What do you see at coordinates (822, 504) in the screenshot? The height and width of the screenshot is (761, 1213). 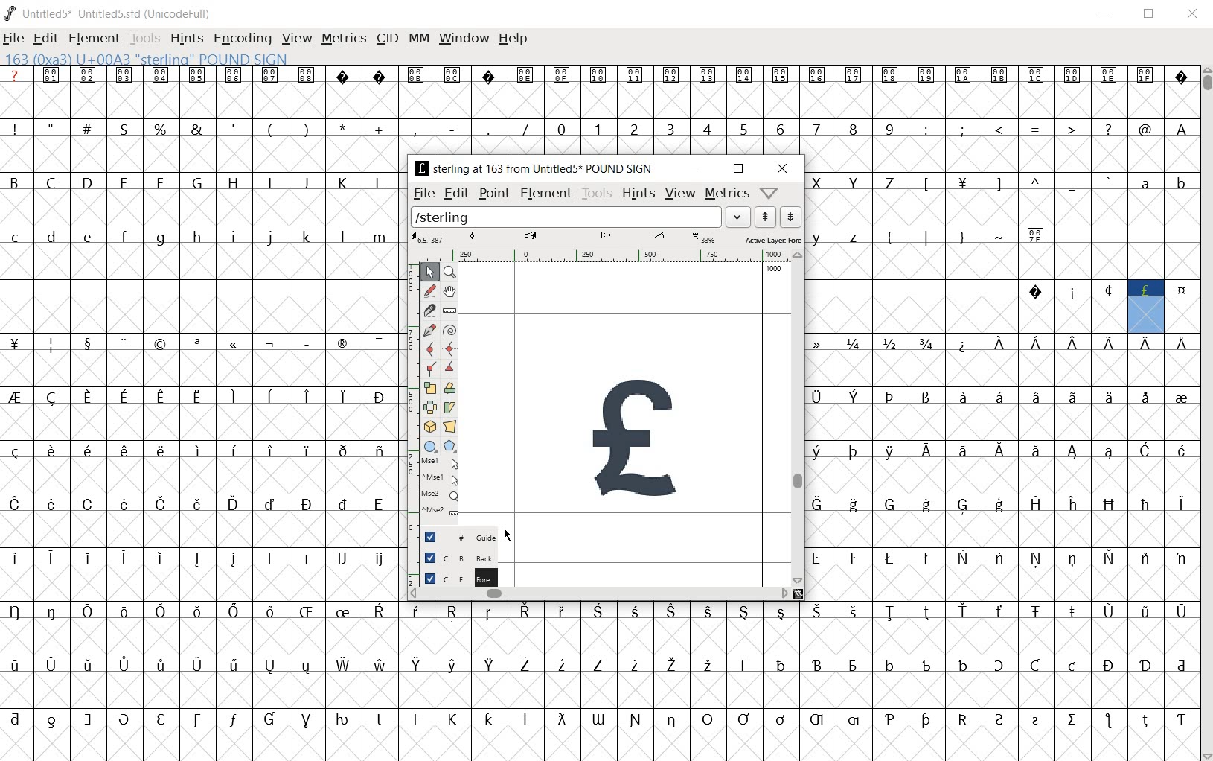 I see `Symbol` at bounding box center [822, 504].